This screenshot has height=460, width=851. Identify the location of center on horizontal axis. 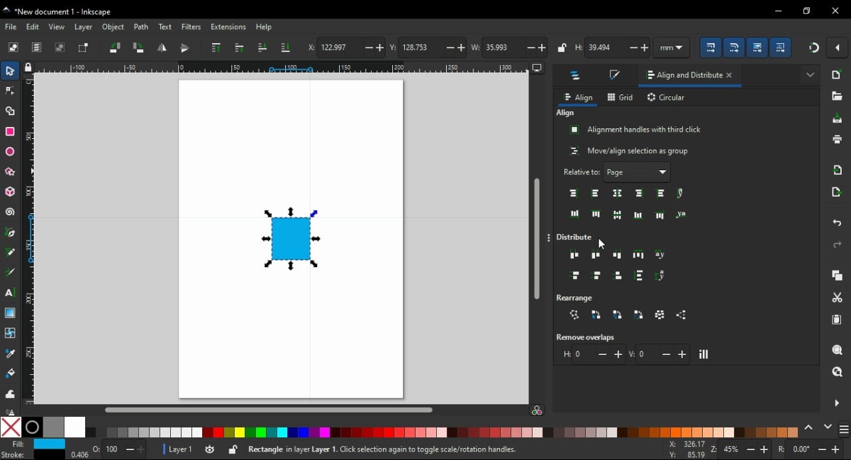
(638, 215).